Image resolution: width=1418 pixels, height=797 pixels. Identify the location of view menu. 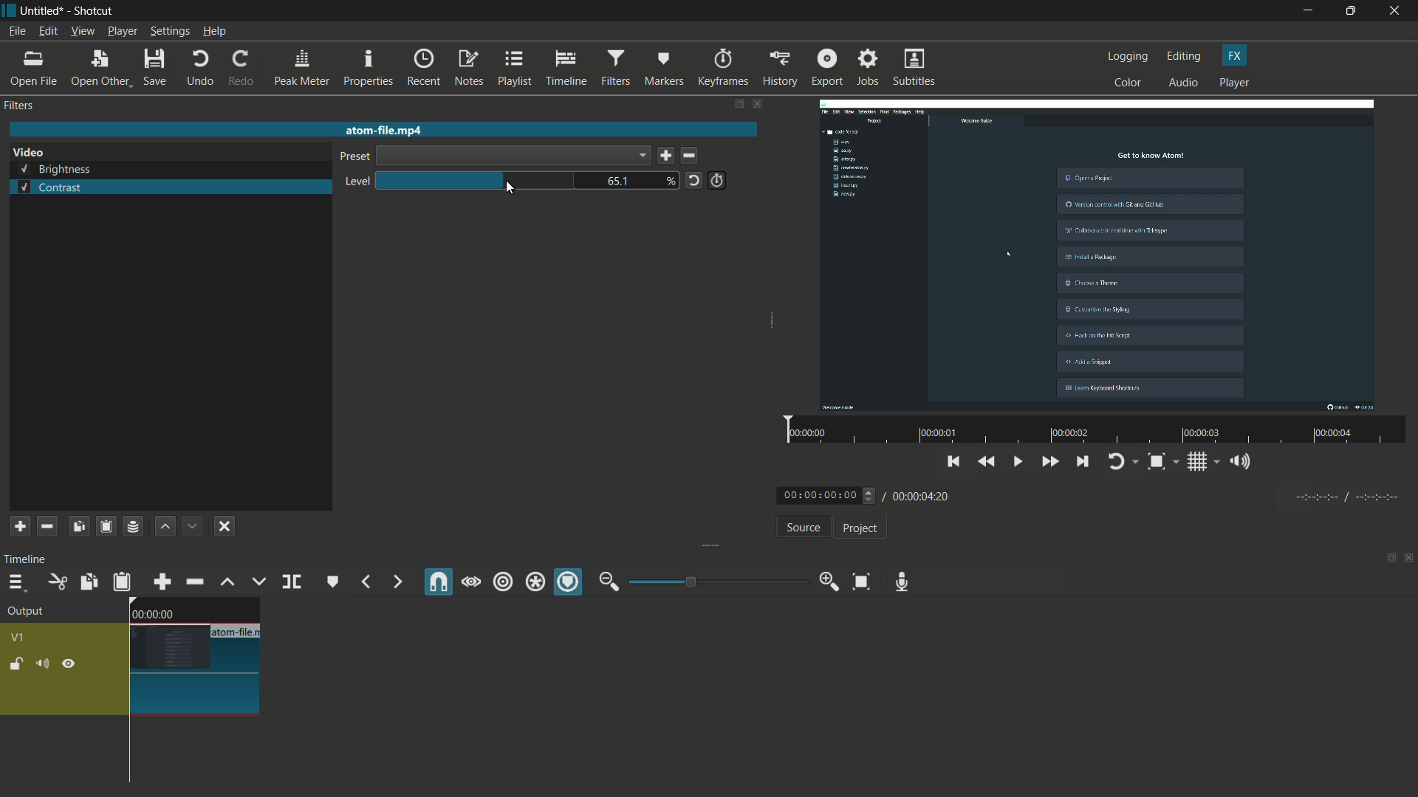
(82, 31).